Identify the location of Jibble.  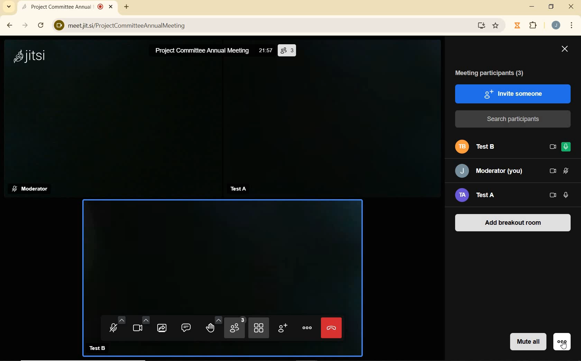
(517, 26).